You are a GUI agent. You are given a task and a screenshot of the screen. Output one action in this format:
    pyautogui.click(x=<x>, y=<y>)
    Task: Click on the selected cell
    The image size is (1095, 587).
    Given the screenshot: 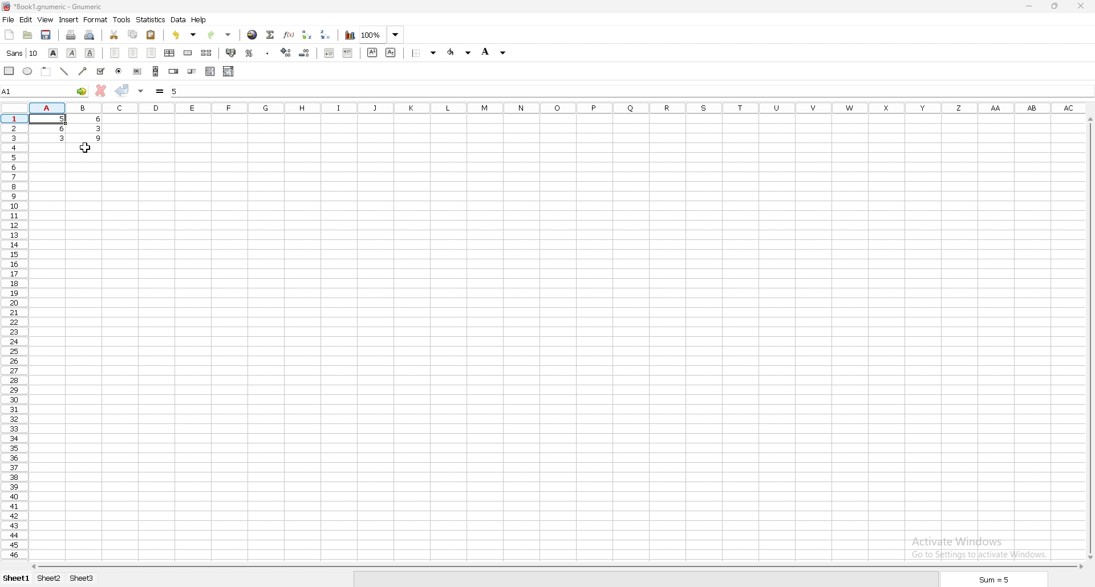 What is the action you would take?
    pyautogui.click(x=45, y=91)
    